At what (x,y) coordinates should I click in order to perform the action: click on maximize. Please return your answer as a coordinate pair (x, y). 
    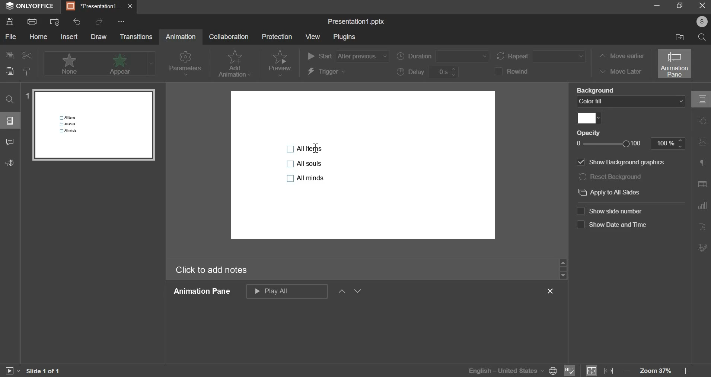
    Looking at the image, I should click on (679, 6).